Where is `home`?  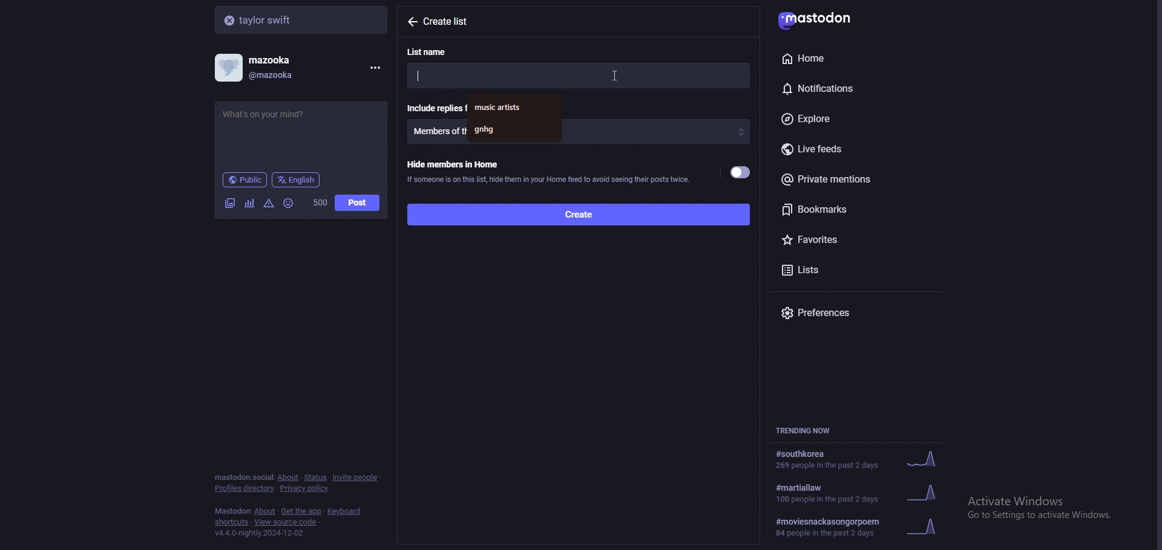
home is located at coordinates (841, 58).